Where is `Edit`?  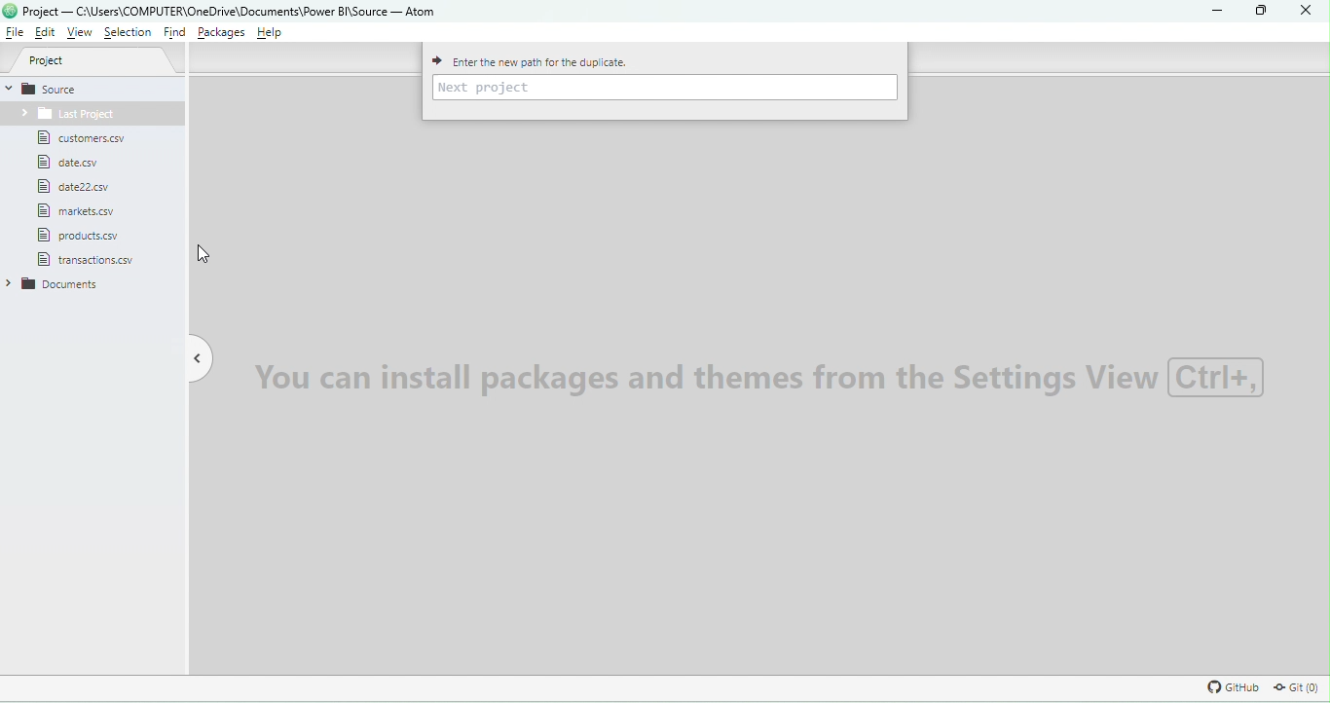
Edit is located at coordinates (45, 34).